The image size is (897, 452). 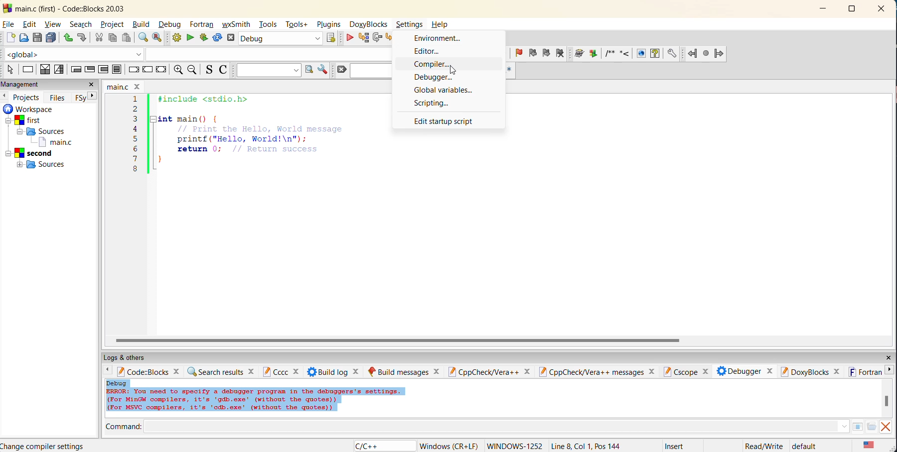 I want to click on management, so click(x=22, y=84).